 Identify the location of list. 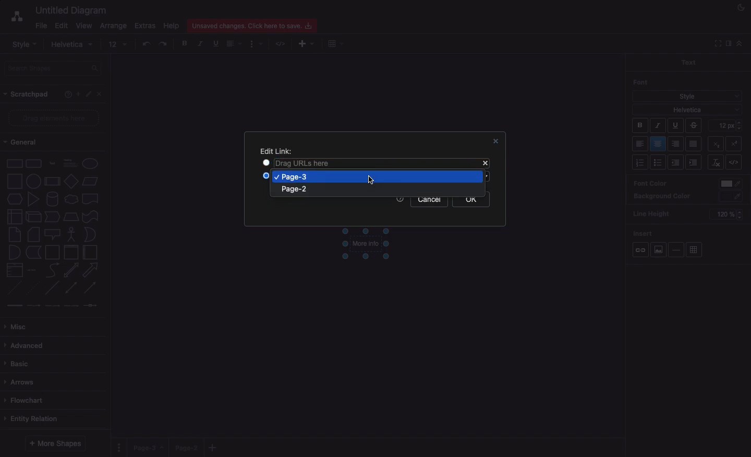
(15, 270).